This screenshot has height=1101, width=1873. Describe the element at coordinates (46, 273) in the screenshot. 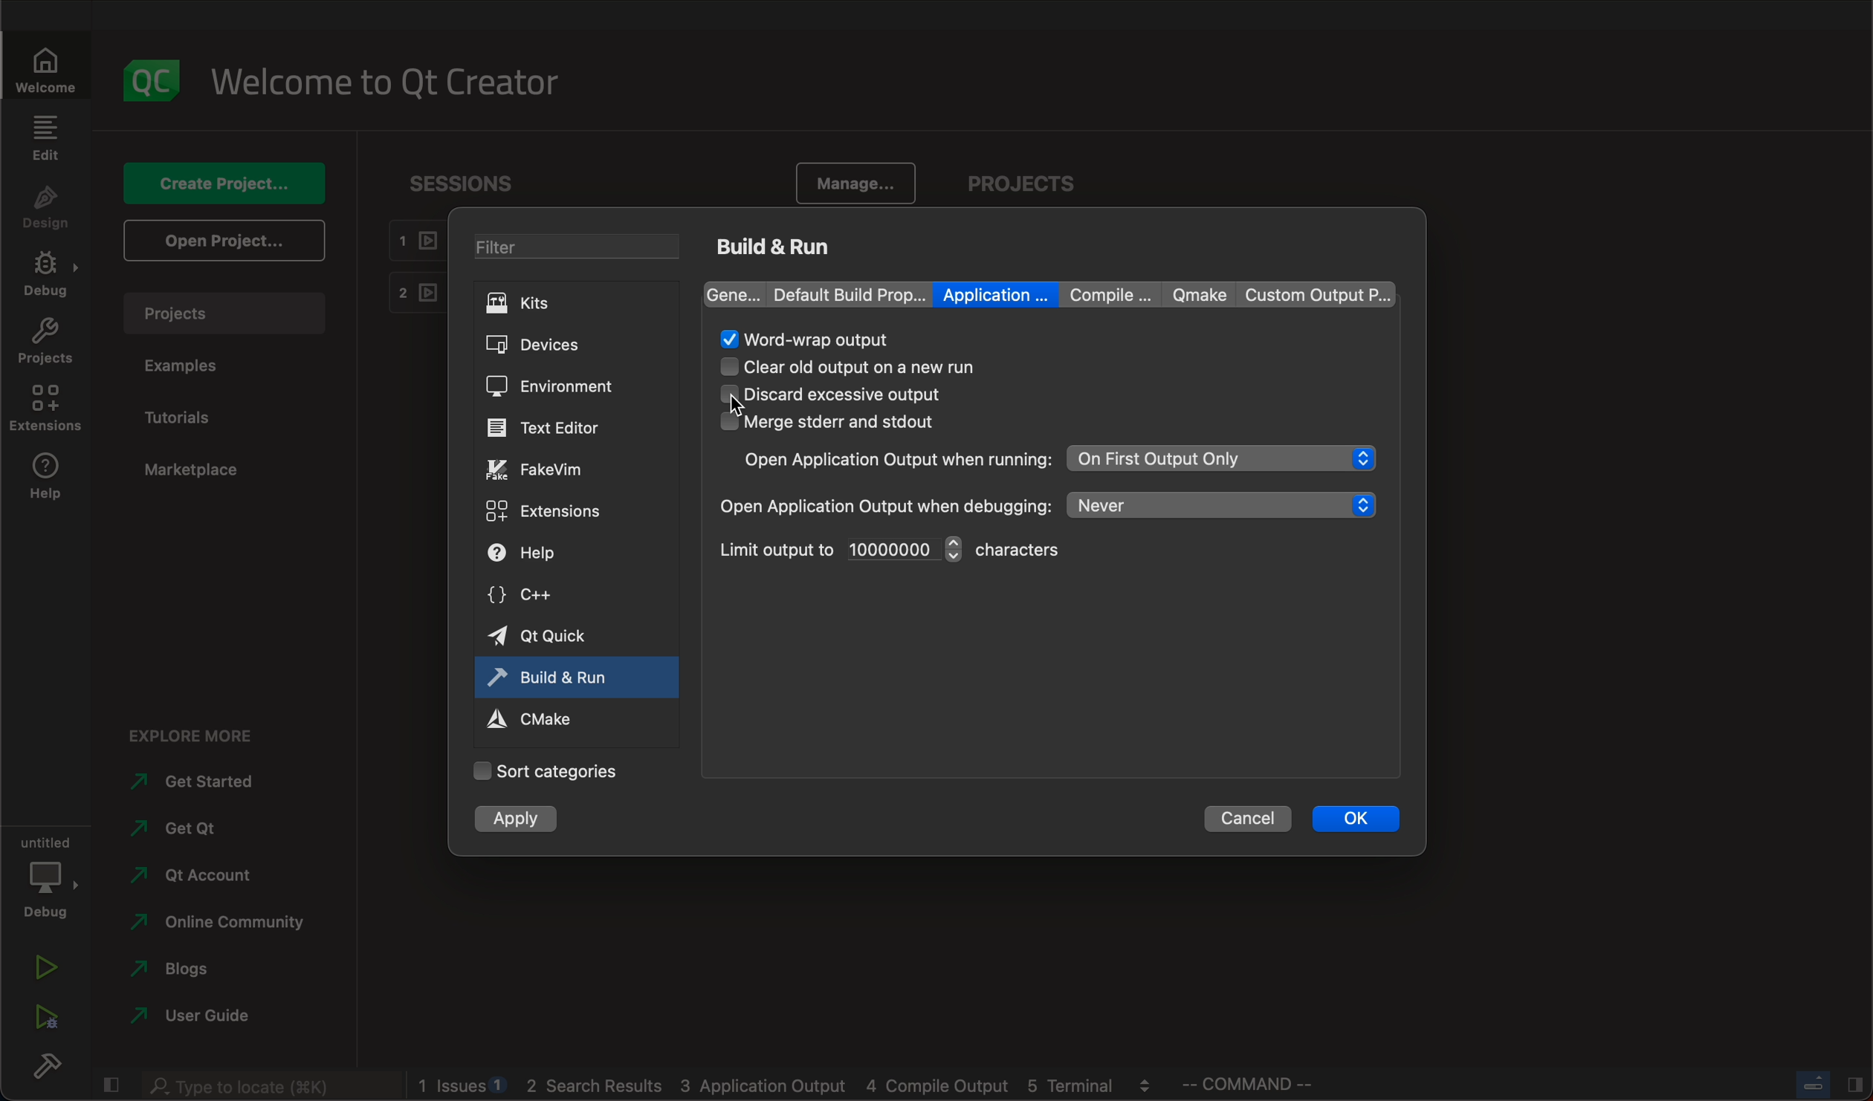

I see `debug` at that location.